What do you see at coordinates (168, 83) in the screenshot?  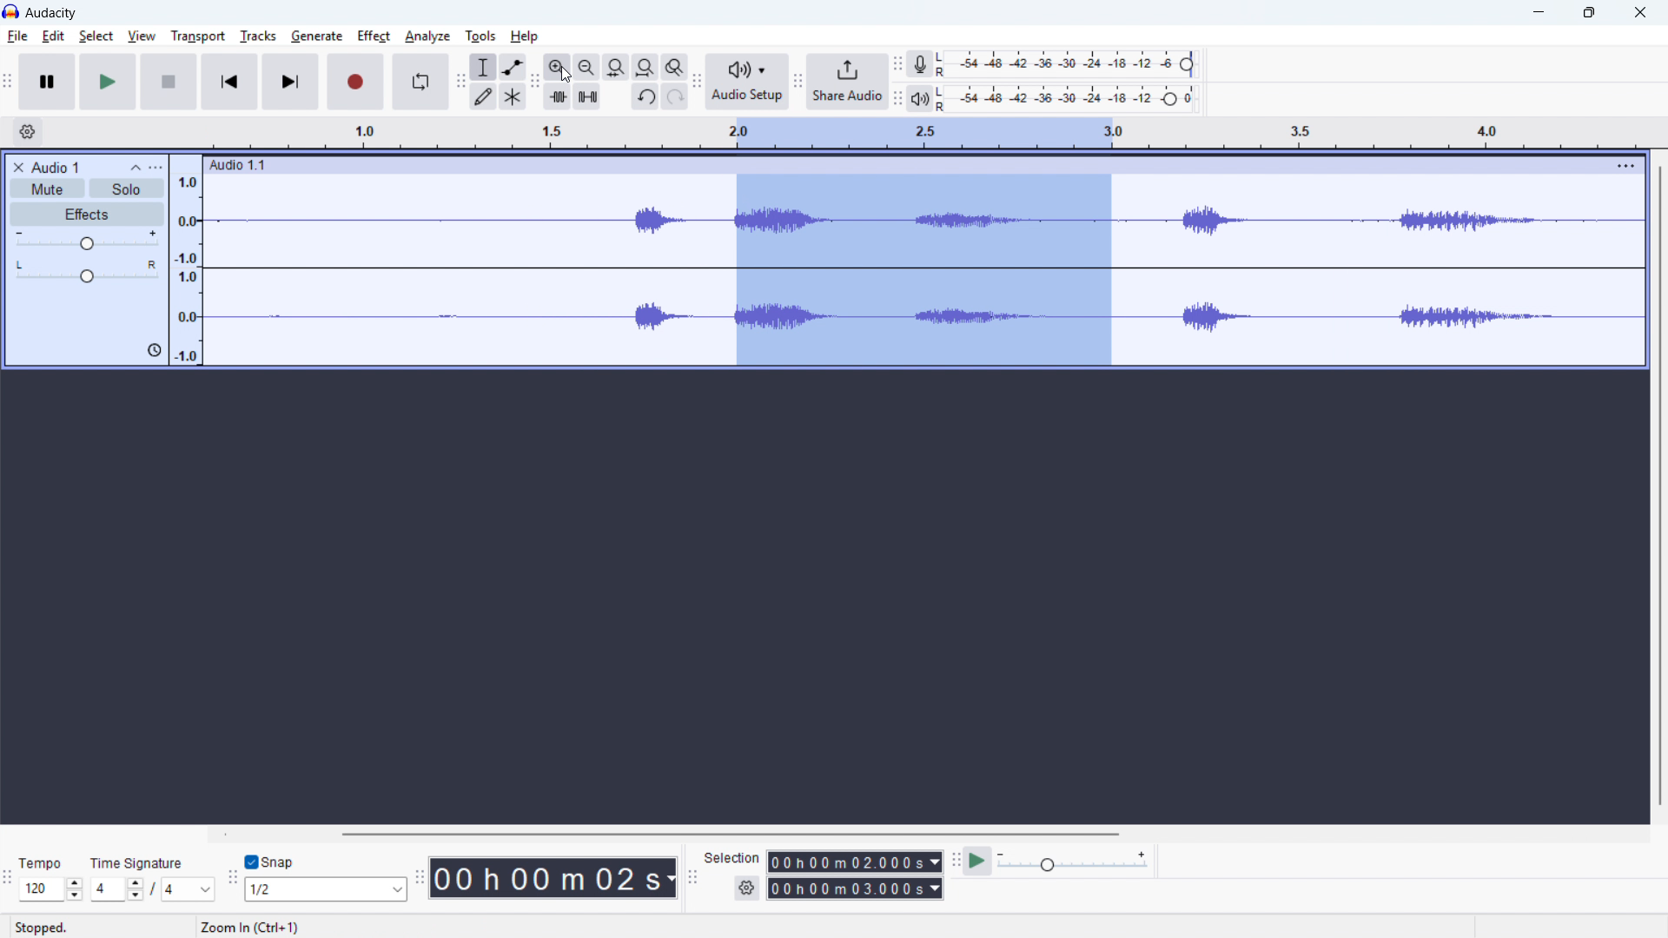 I see `Stop` at bounding box center [168, 83].